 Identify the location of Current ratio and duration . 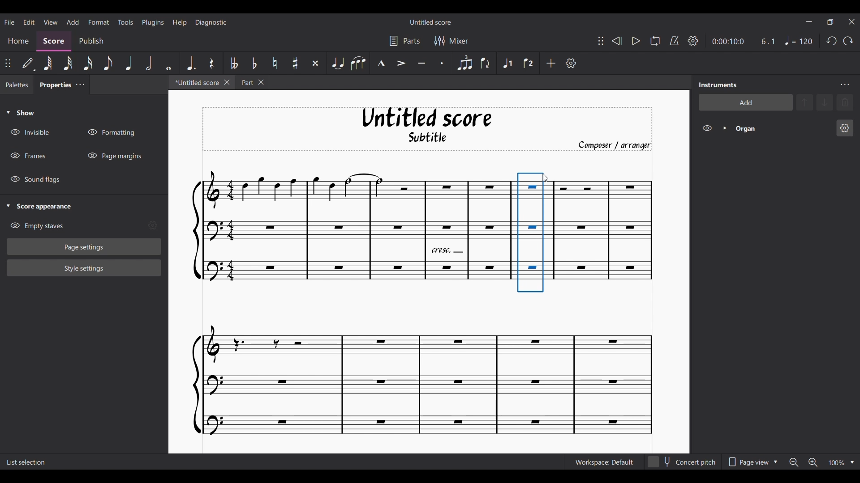
(744, 42).